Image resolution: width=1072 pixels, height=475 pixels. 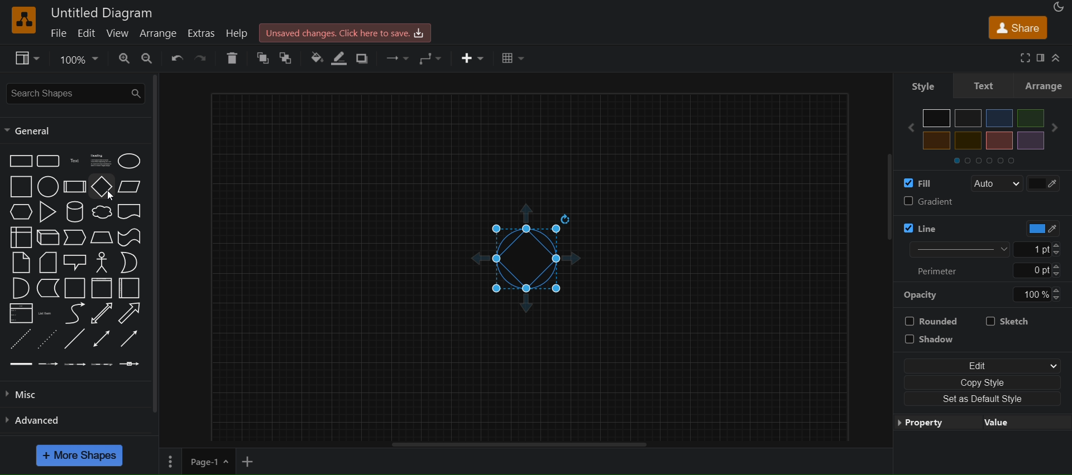 What do you see at coordinates (130, 262) in the screenshot?
I see `or` at bounding box center [130, 262].